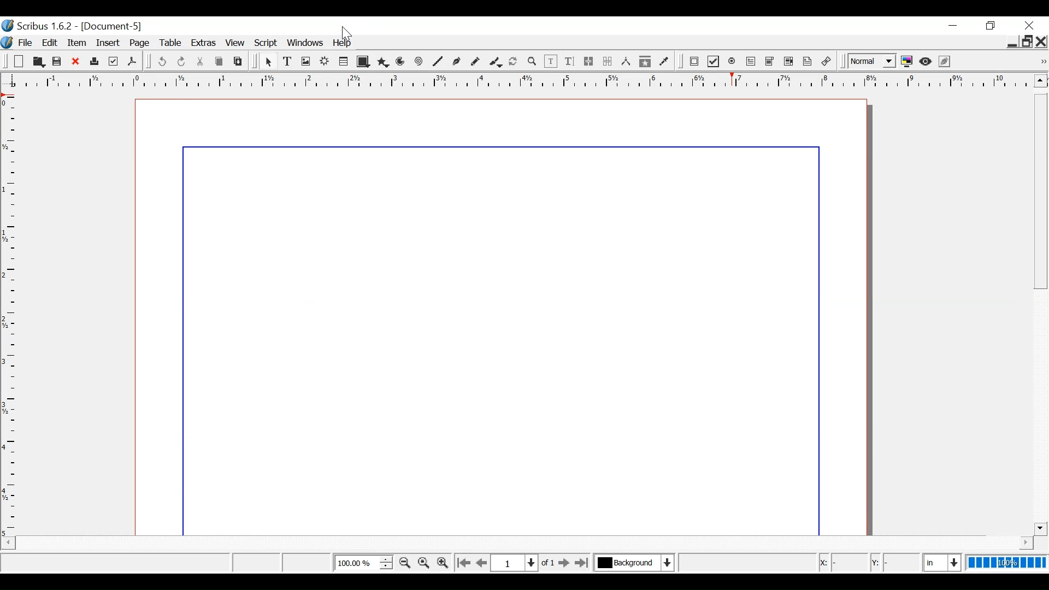 The height and width of the screenshot is (590, 1049). Describe the element at coordinates (162, 62) in the screenshot. I see `Undo` at that location.